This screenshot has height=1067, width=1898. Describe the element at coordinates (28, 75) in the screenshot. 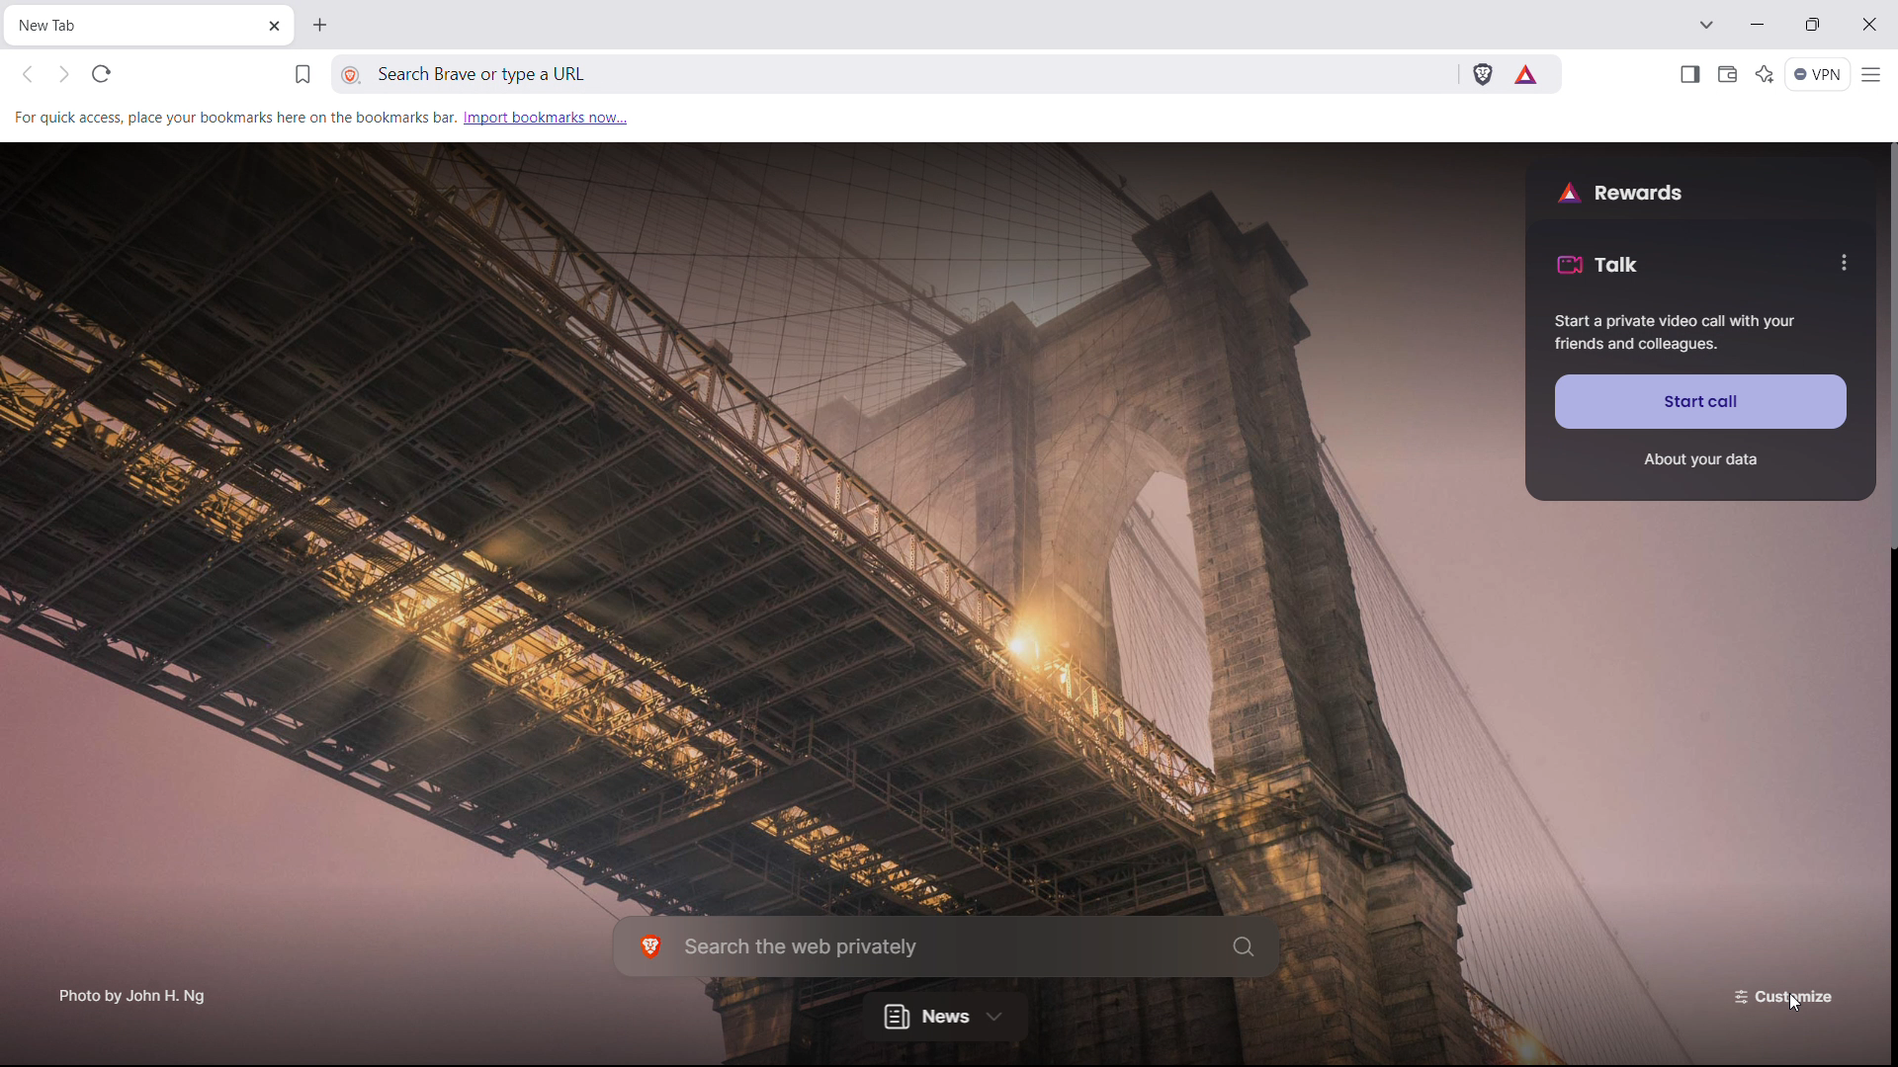

I see `click to go back hold to see history ` at that location.